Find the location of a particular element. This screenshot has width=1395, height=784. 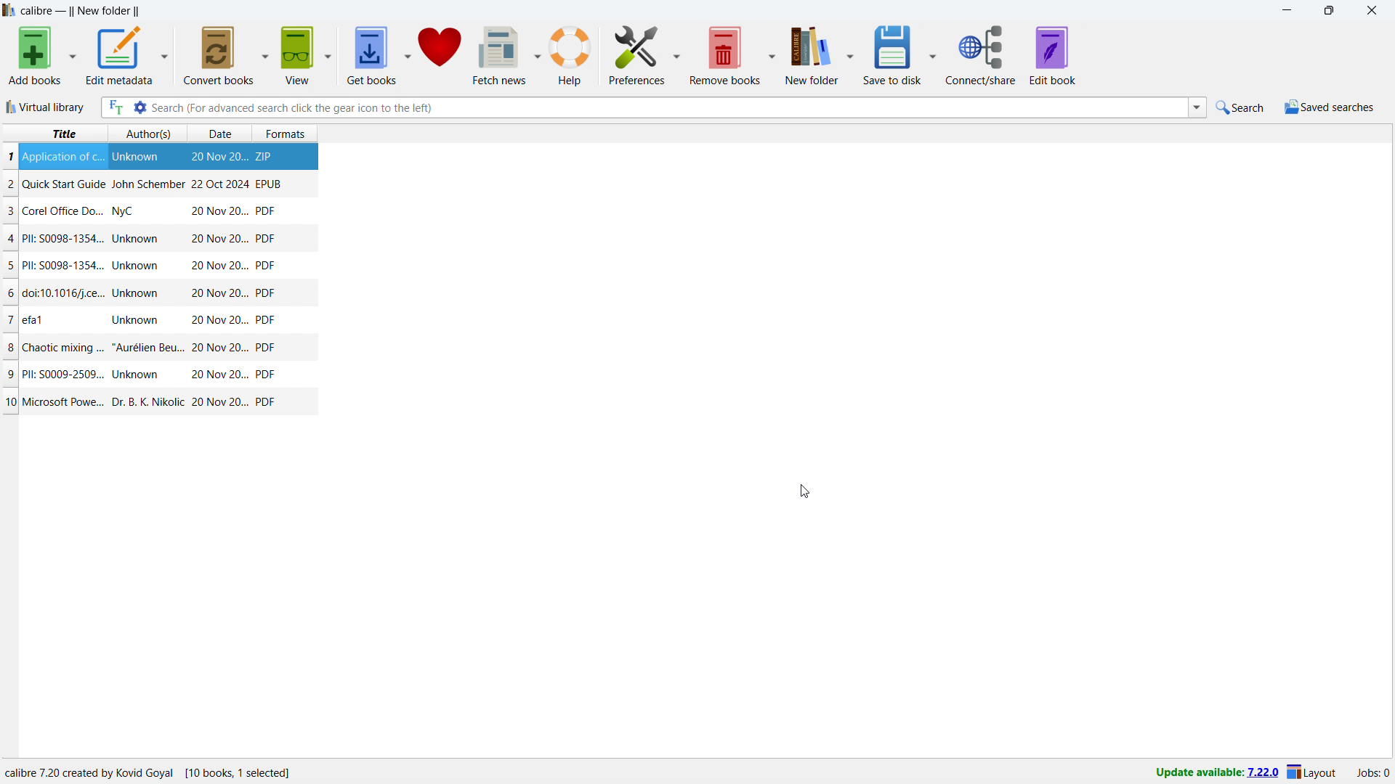

Author is located at coordinates (138, 375).